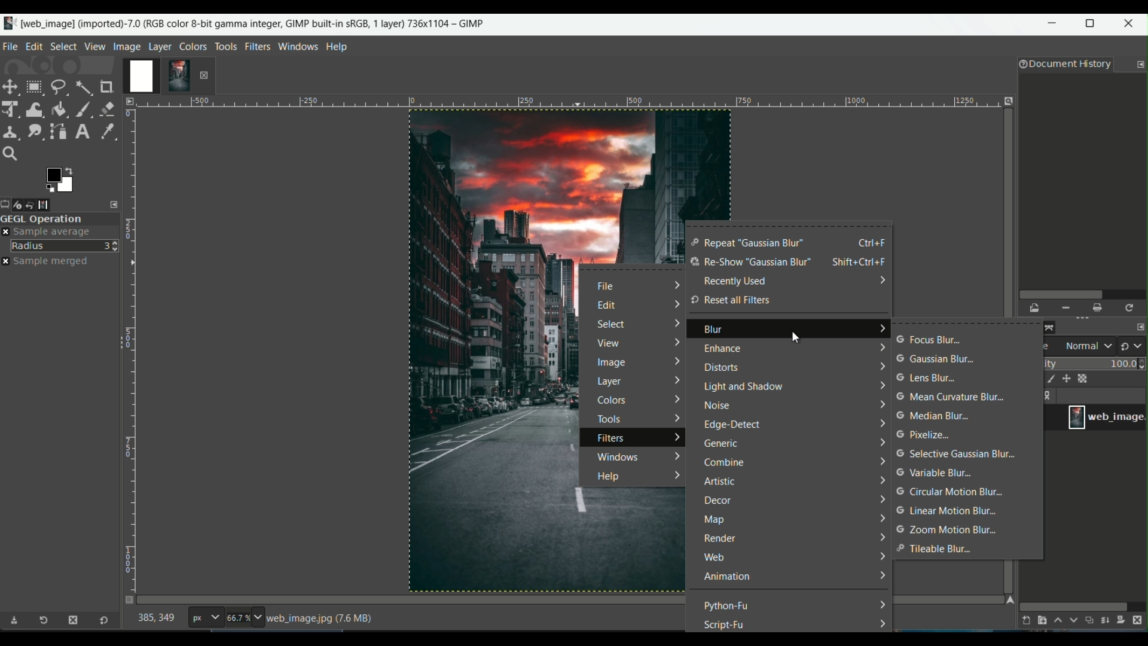 This screenshot has width=1148, height=646. I want to click on add a mask, so click(1124, 620).